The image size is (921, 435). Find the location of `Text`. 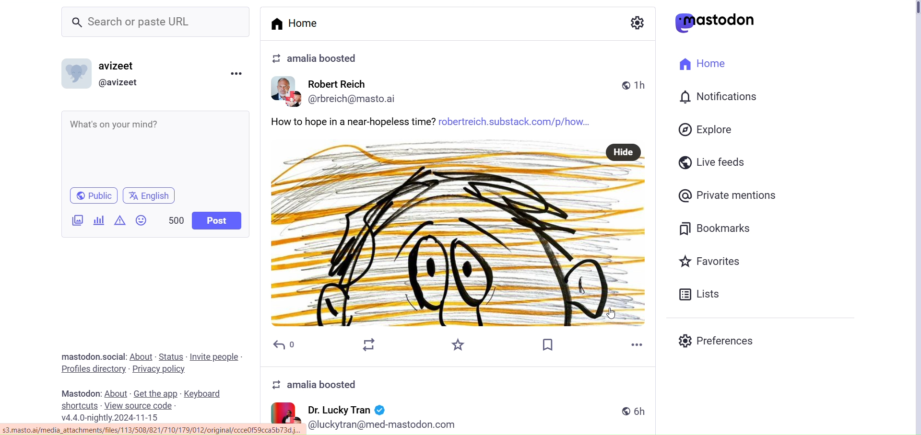

Text is located at coordinates (458, 382).